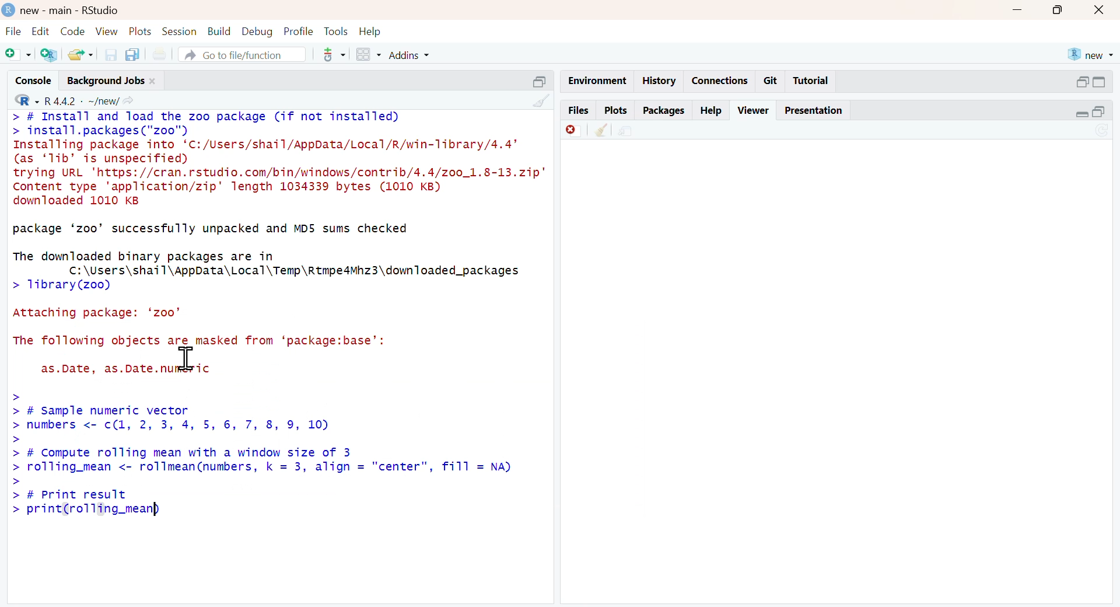 The height and width of the screenshot is (607, 1120). What do you see at coordinates (712, 111) in the screenshot?
I see `help` at bounding box center [712, 111].